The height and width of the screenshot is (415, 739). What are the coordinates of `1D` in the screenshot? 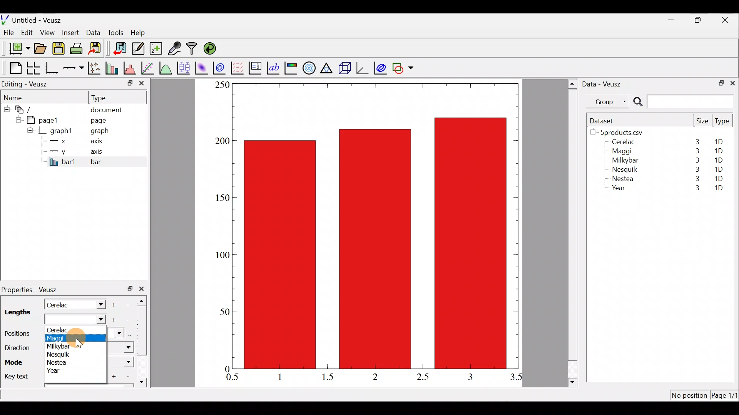 It's located at (718, 151).